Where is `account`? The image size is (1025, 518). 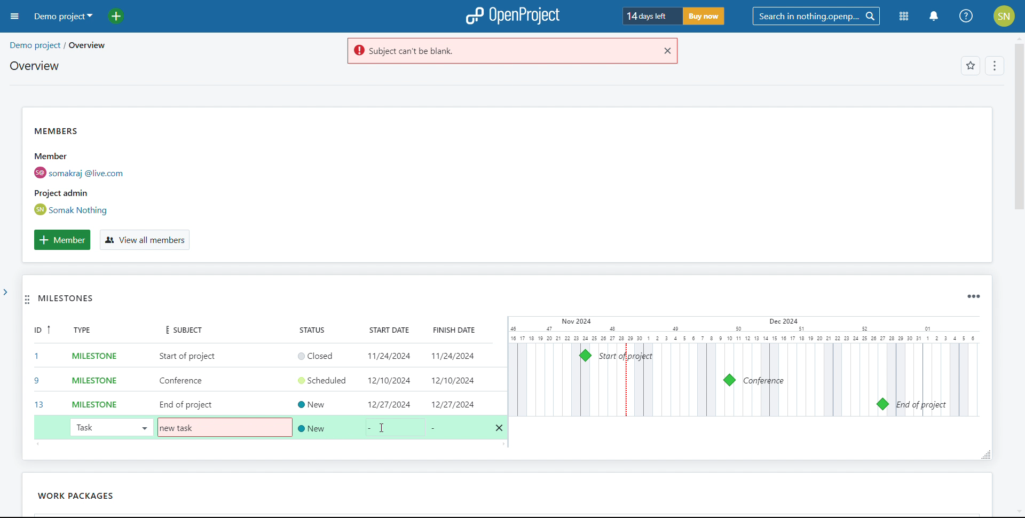 account is located at coordinates (1005, 16).